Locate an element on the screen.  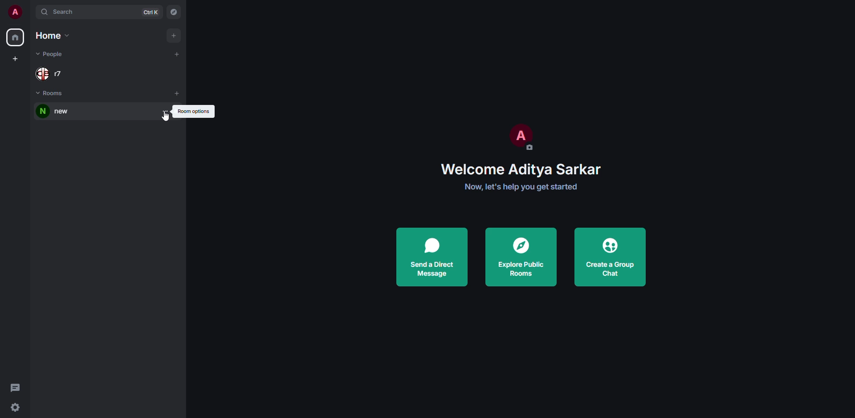
Cursor is located at coordinates (166, 118).